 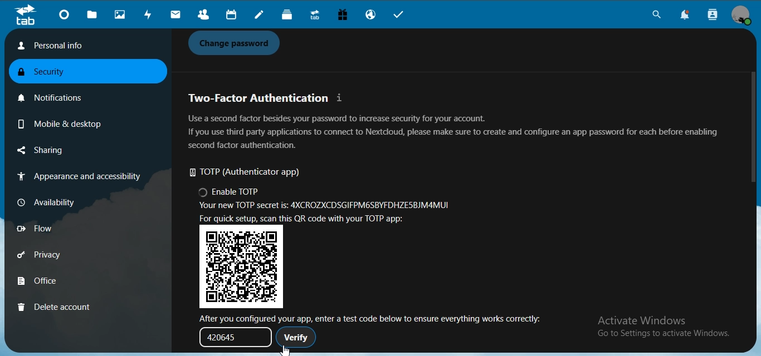 I want to click on Use a second factor besides your password to increase security for your account.
If you use third party applications to connect to Nextcloud, please make sure to create and configure an app password for each before enabling
second factor authentication., so click(x=453, y=132).